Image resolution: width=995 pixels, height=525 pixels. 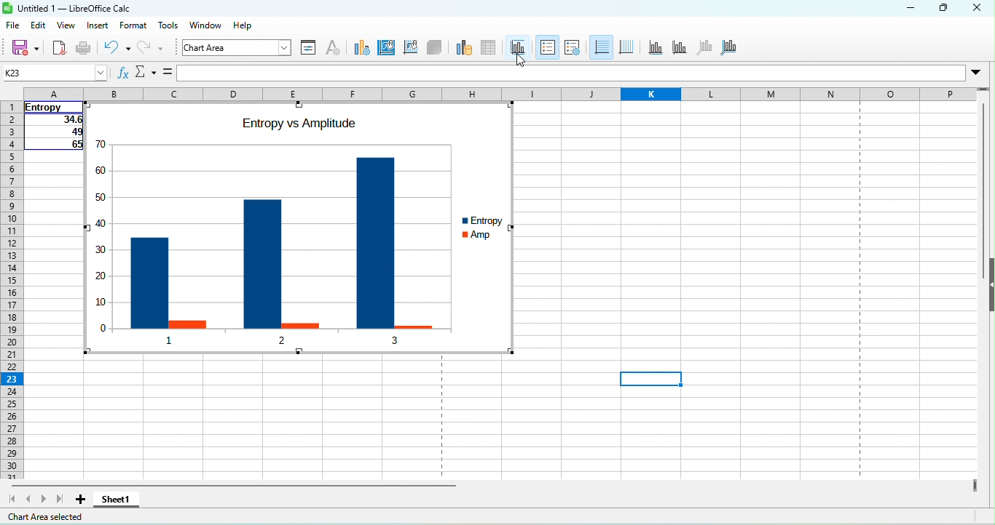 What do you see at coordinates (374, 233) in the screenshot?
I see `entropy 3` at bounding box center [374, 233].